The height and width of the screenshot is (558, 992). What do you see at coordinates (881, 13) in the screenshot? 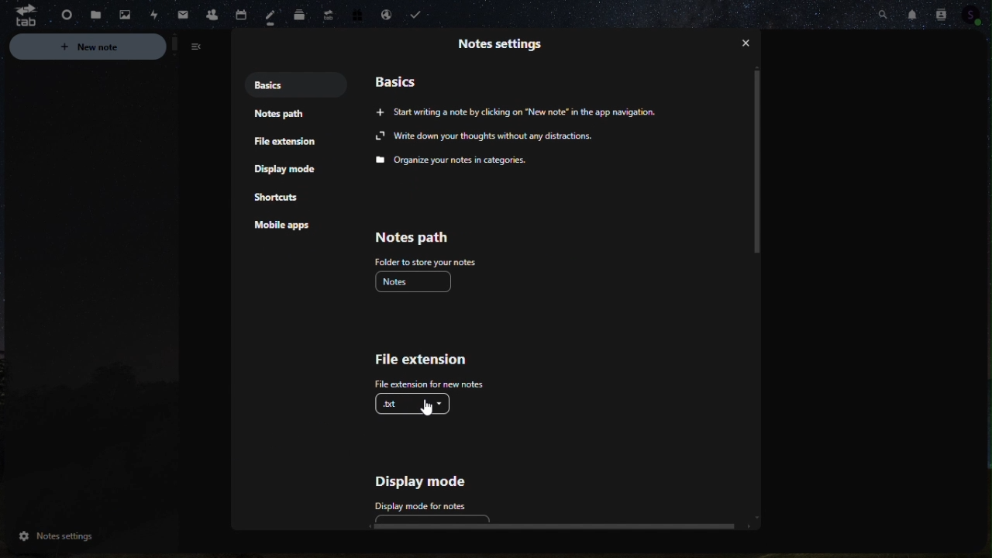
I see `Search bar` at bounding box center [881, 13].